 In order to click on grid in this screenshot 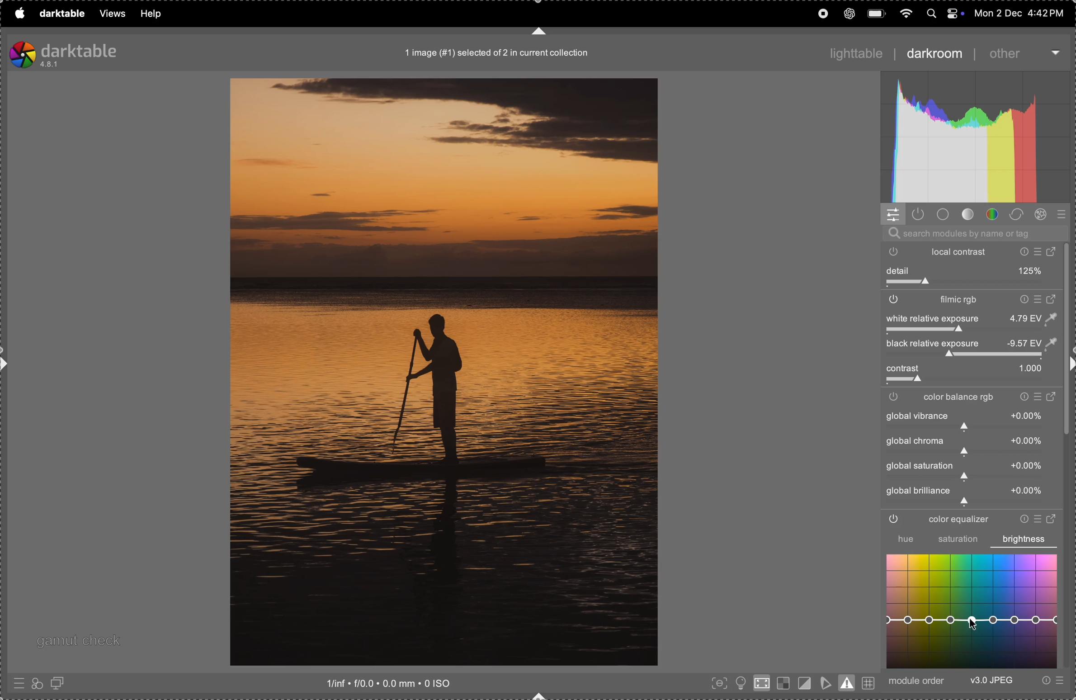, I will do `click(869, 681)`.